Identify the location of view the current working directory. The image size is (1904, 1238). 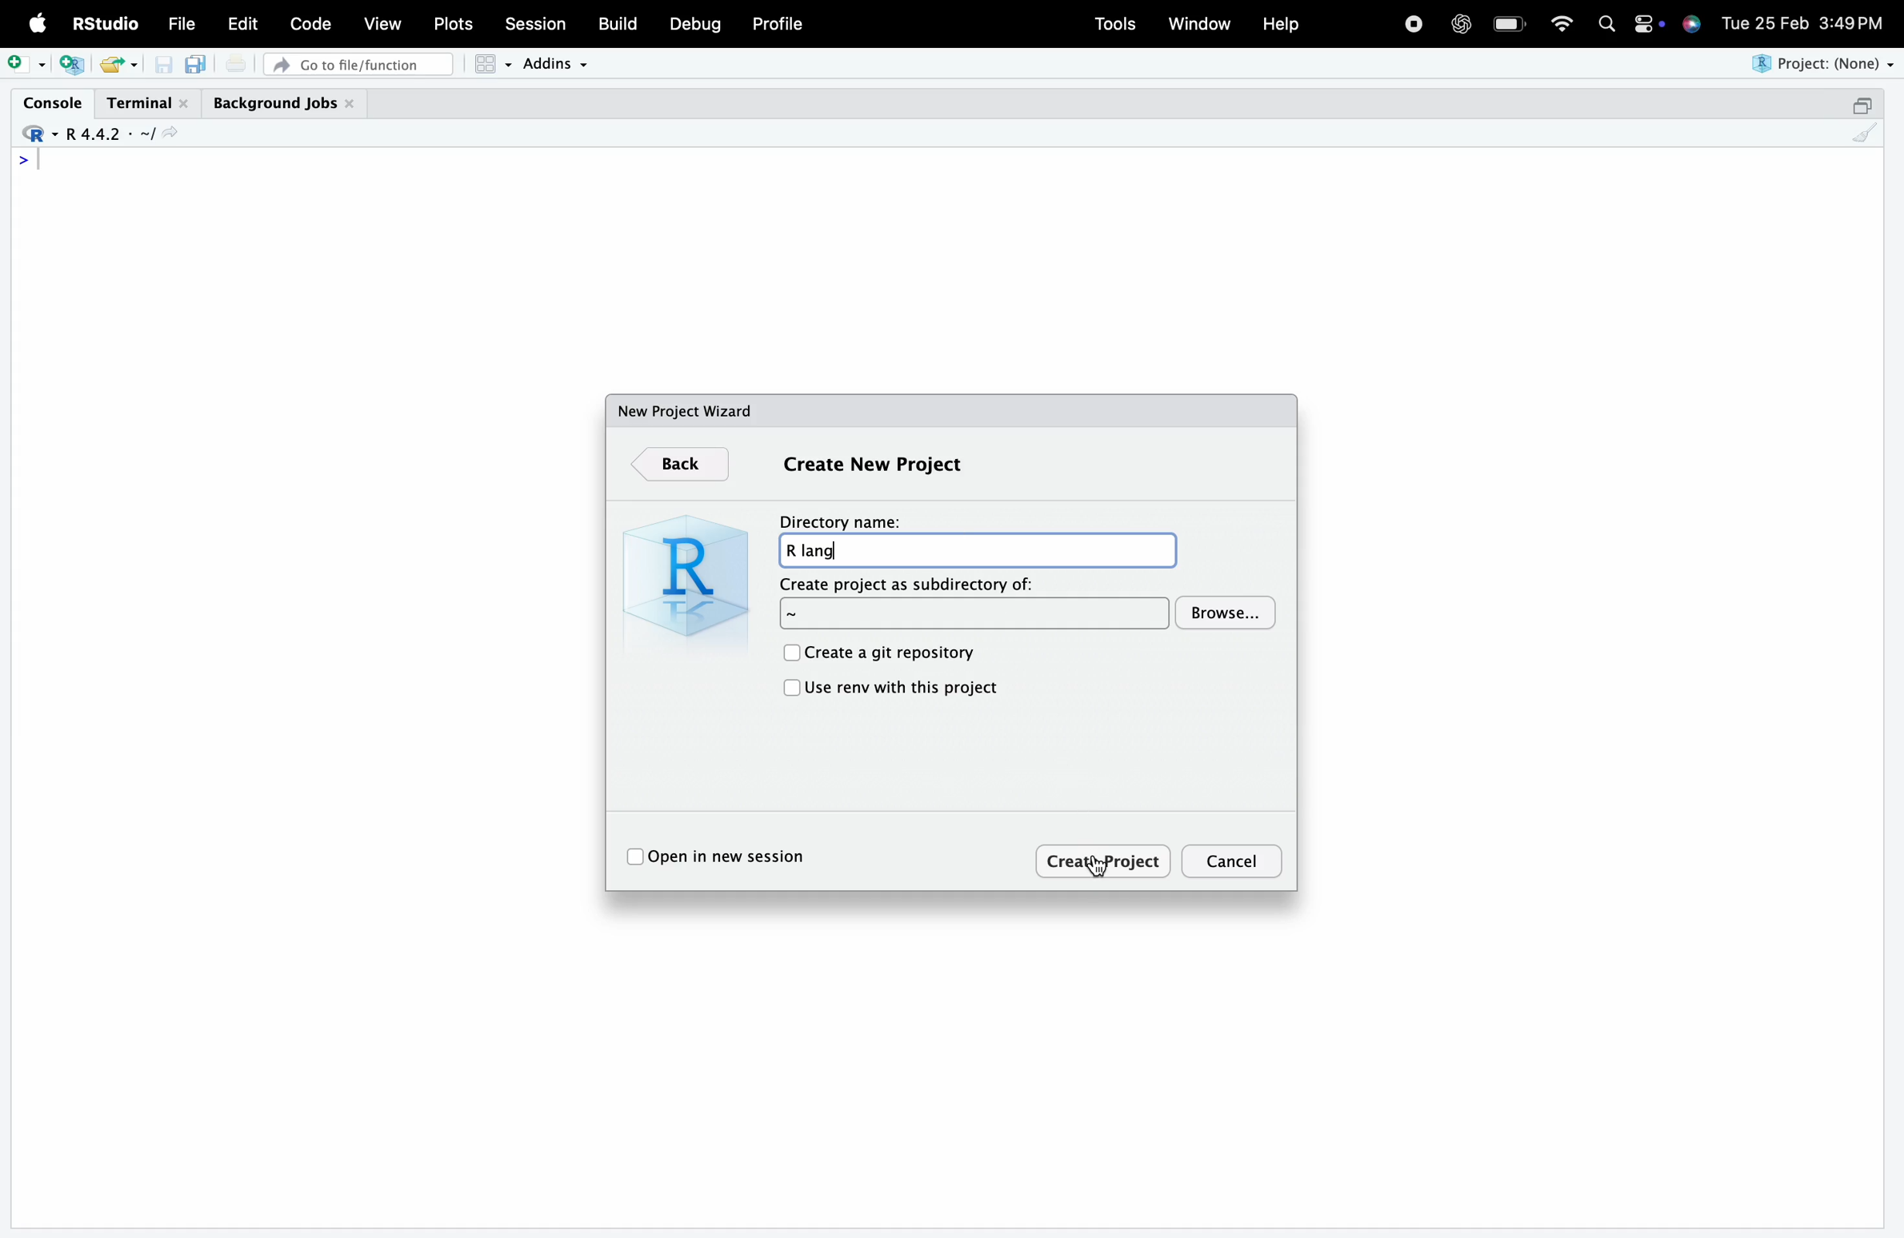
(169, 133).